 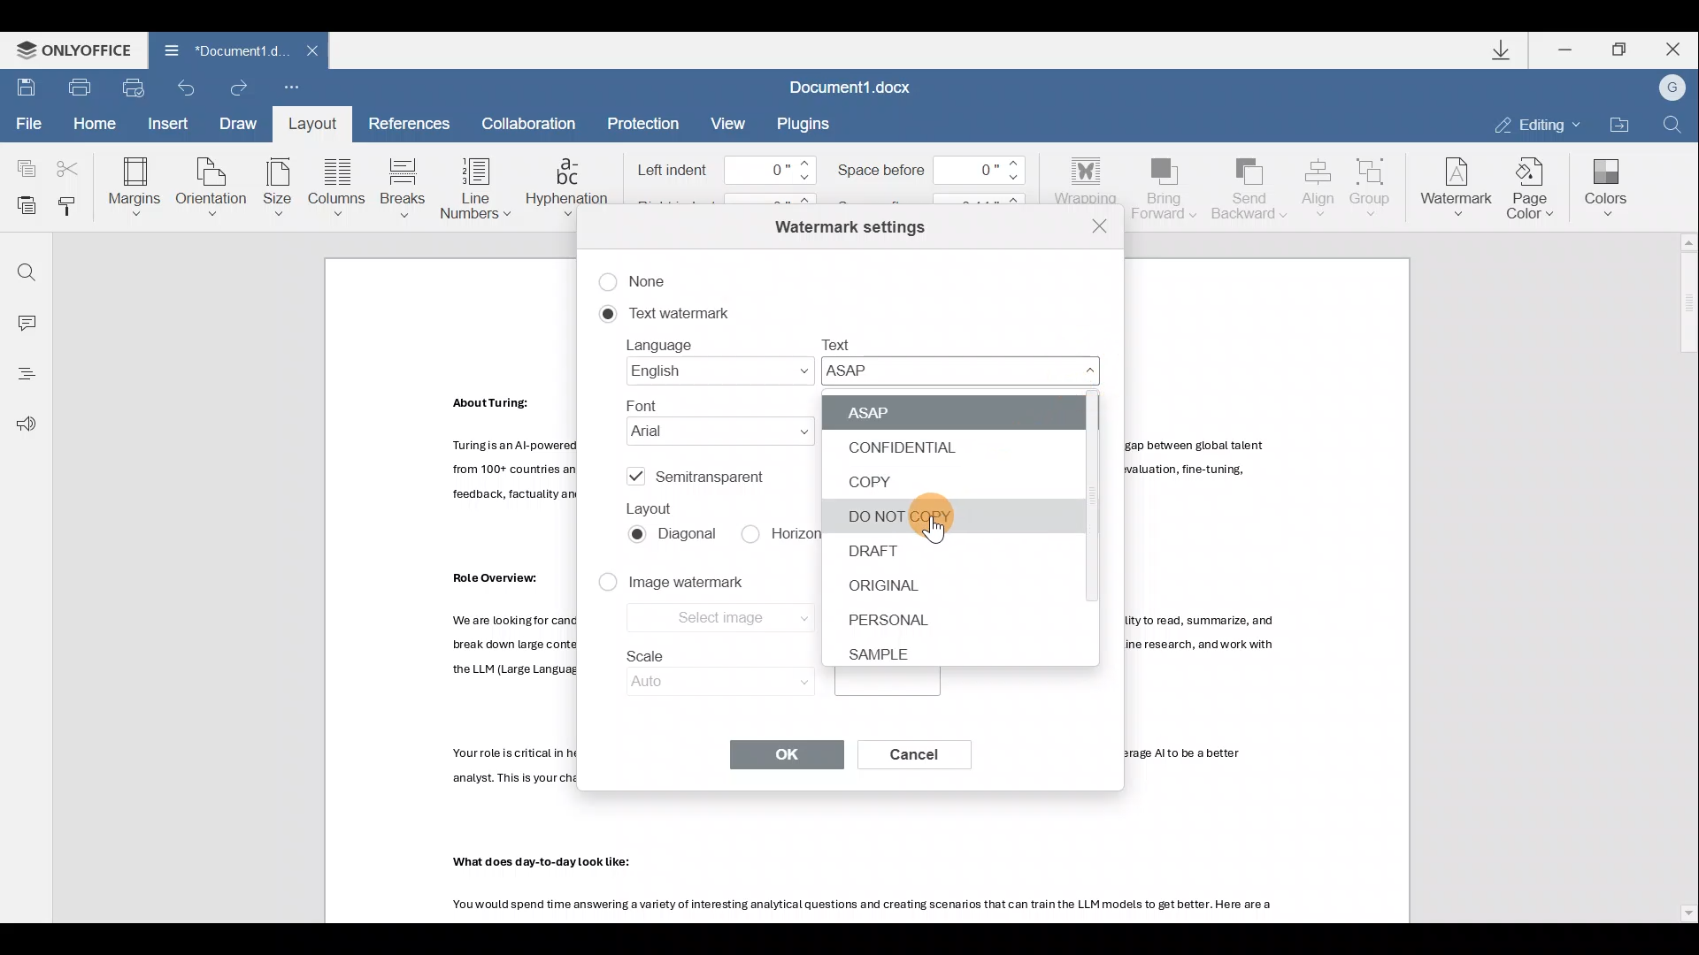 What do you see at coordinates (25, 374) in the screenshot?
I see `Heading` at bounding box center [25, 374].